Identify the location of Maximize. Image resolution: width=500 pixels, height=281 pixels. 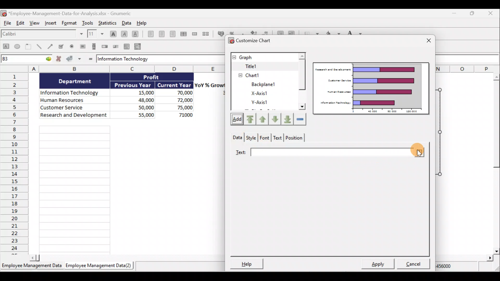
(474, 13).